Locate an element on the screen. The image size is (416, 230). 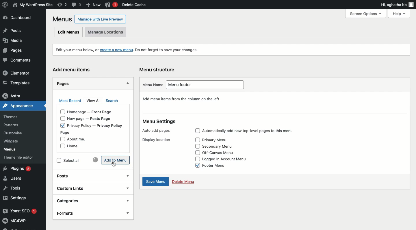
Posts is located at coordinates (21, 31).